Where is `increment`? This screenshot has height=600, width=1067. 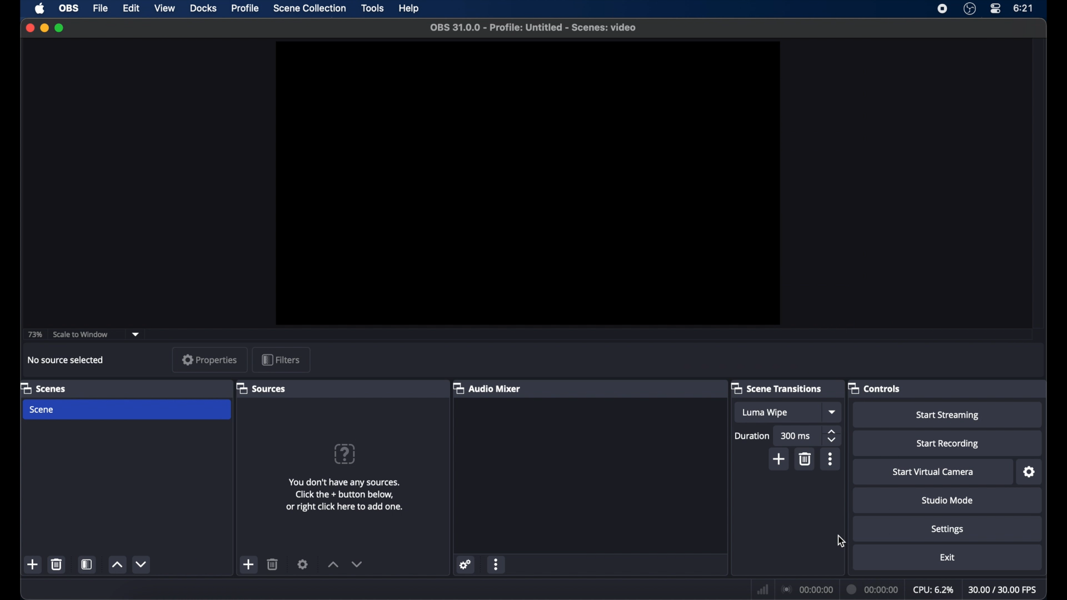 increment is located at coordinates (333, 564).